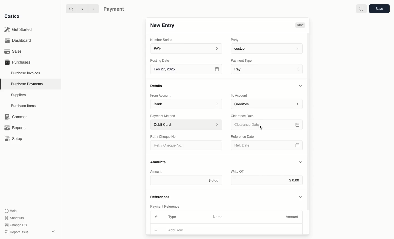 The height and width of the screenshot is (239, 394). Describe the element at coordinates (164, 206) in the screenshot. I see `Payment Reference` at that location.